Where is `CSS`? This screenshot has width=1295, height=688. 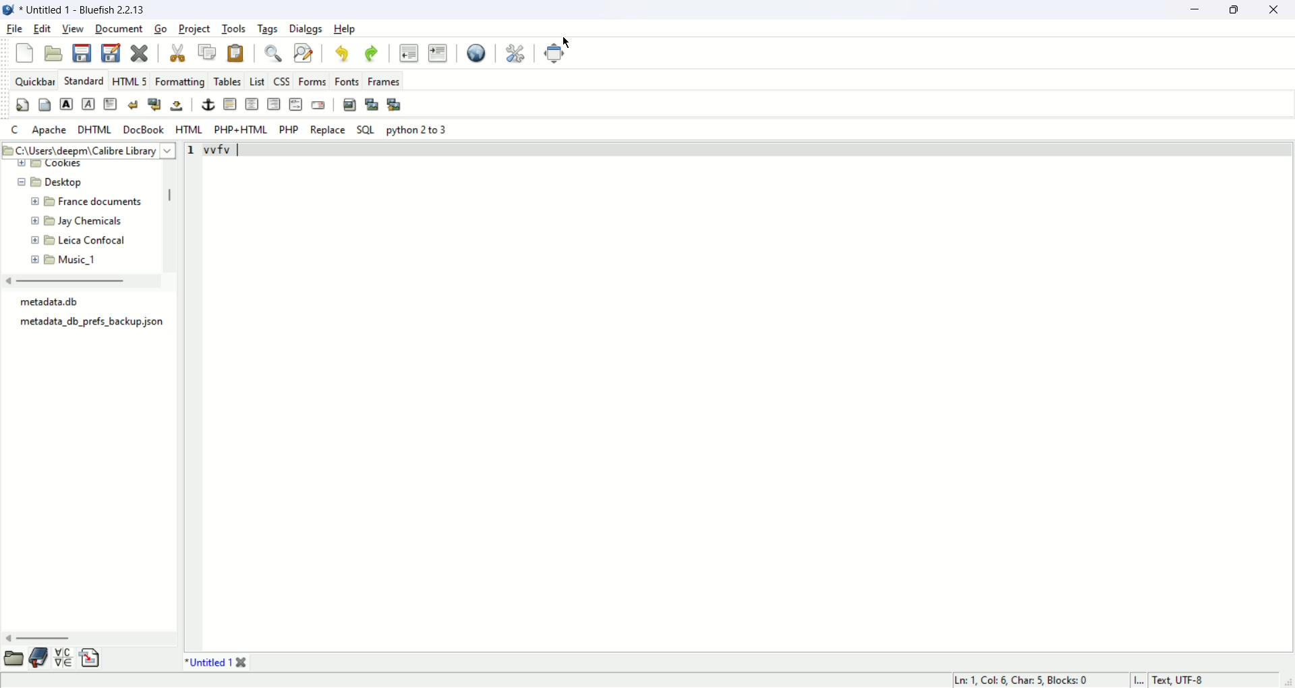 CSS is located at coordinates (282, 80).